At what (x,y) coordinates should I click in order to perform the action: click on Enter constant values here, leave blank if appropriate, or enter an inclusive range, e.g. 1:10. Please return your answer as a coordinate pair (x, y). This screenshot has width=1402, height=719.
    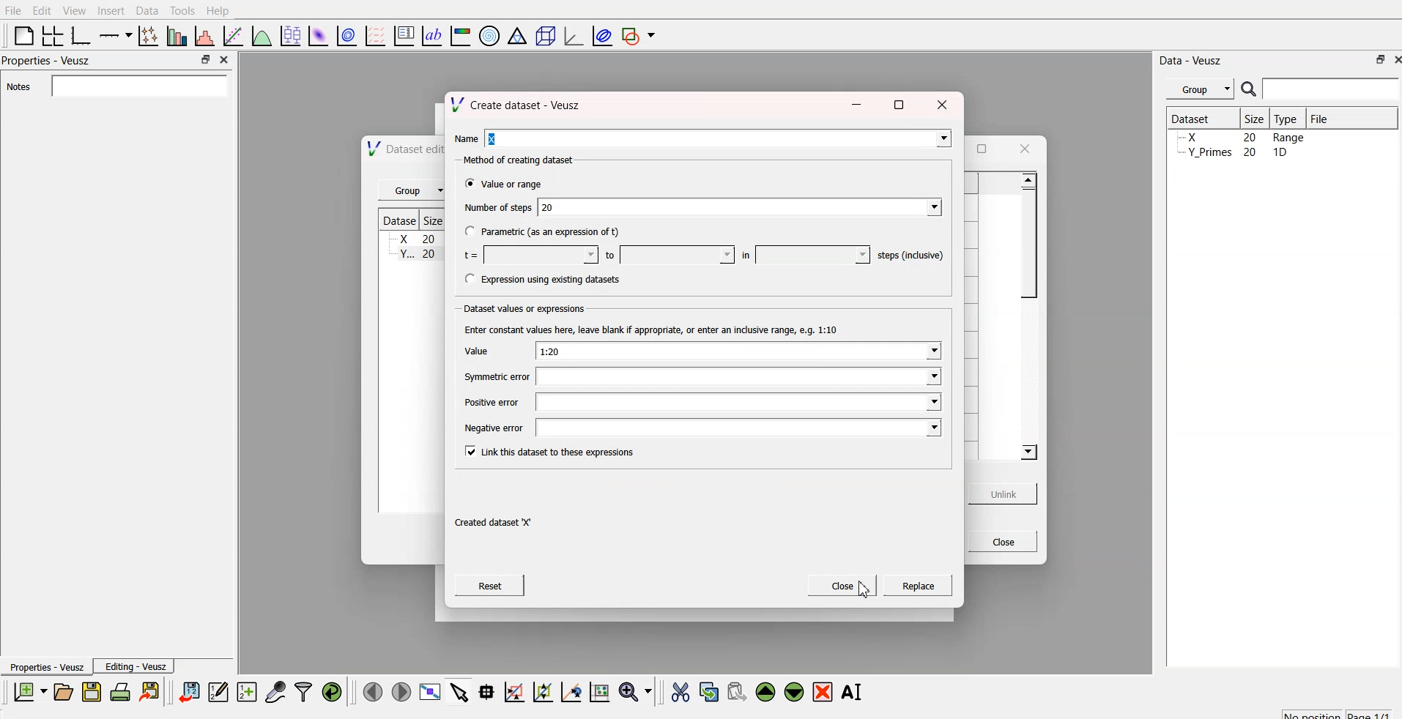
    Looking at the image, I should click on (658, 329).